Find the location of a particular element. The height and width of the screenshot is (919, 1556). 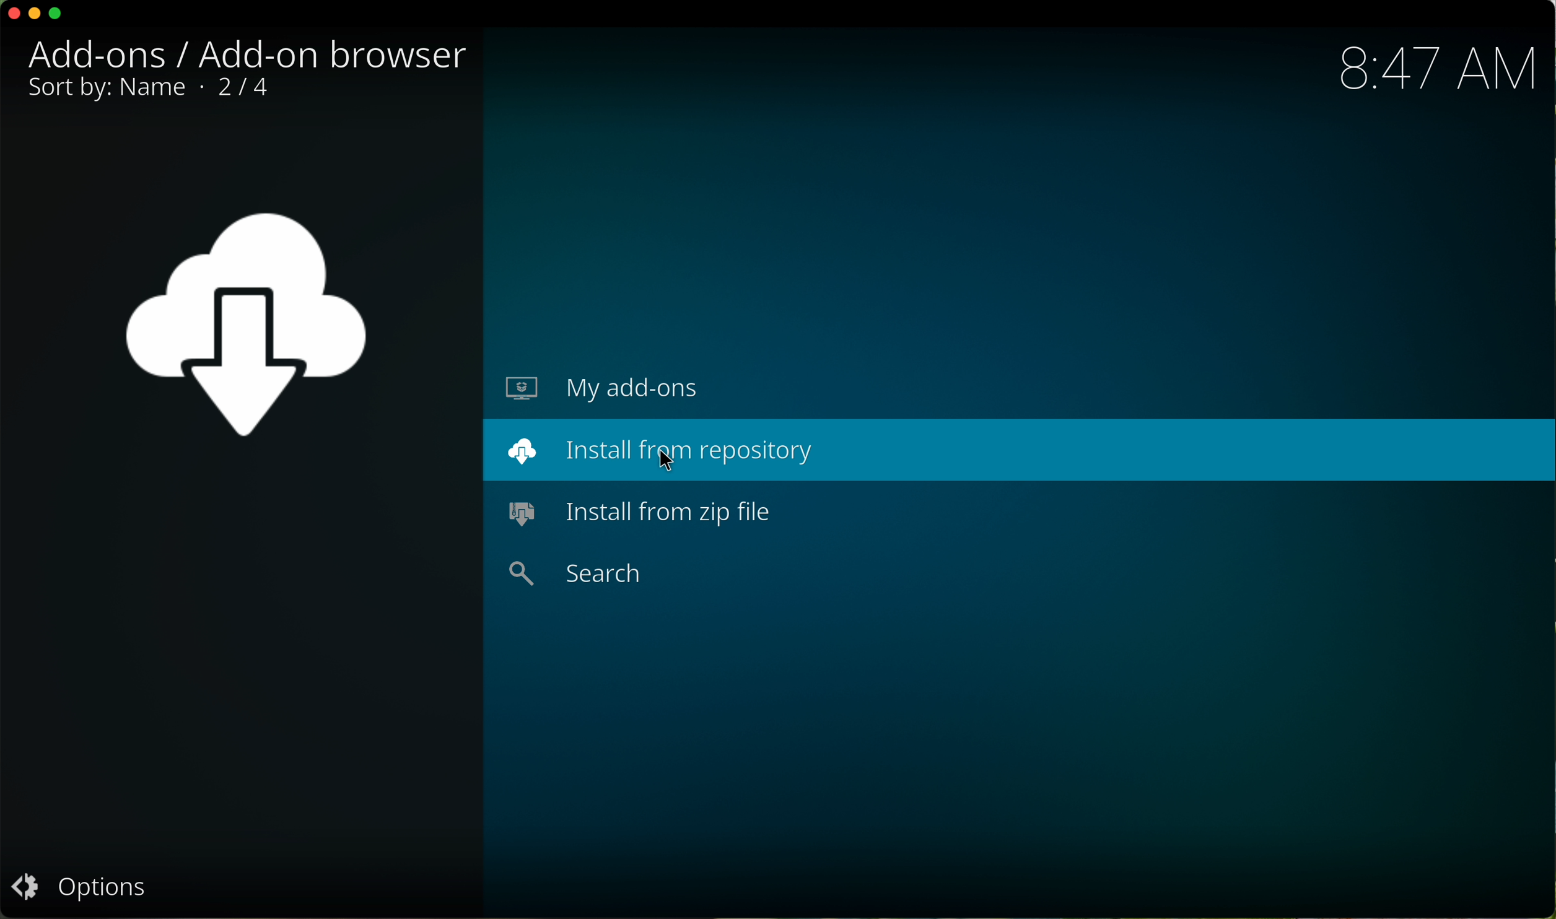

add-ons icon is located at coordinates (242, 326).